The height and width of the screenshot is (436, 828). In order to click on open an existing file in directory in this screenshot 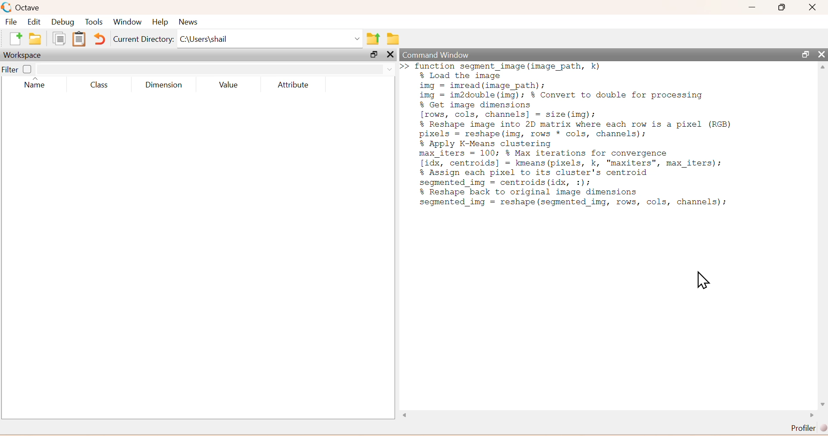, I will do `click(38, 39)`.